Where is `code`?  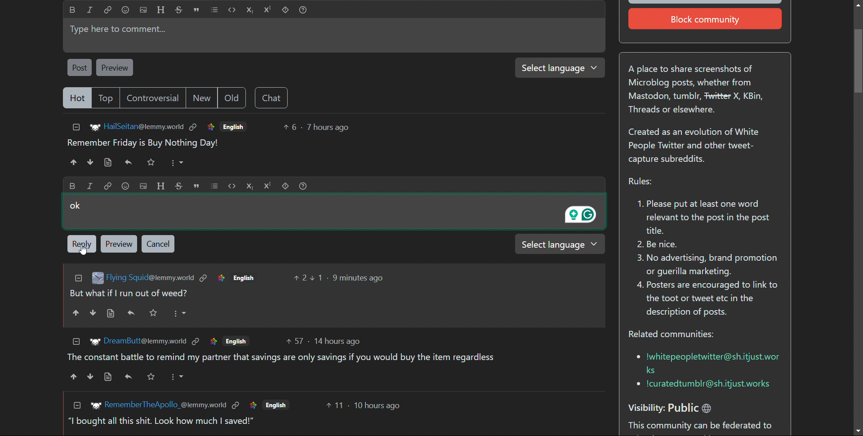 code is located at coordinates (232, 10).